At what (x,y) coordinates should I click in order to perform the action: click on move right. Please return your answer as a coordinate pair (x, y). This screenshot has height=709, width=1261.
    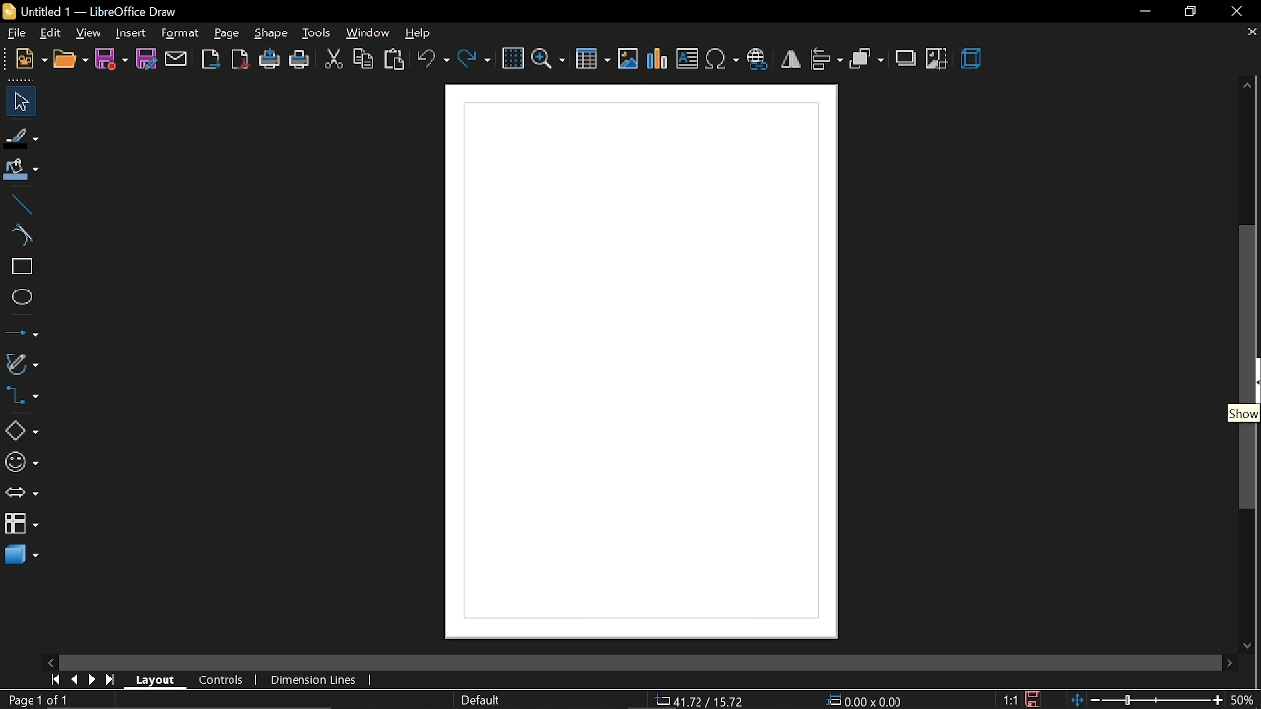
    Looking at the image, I should click on (1231, 664).